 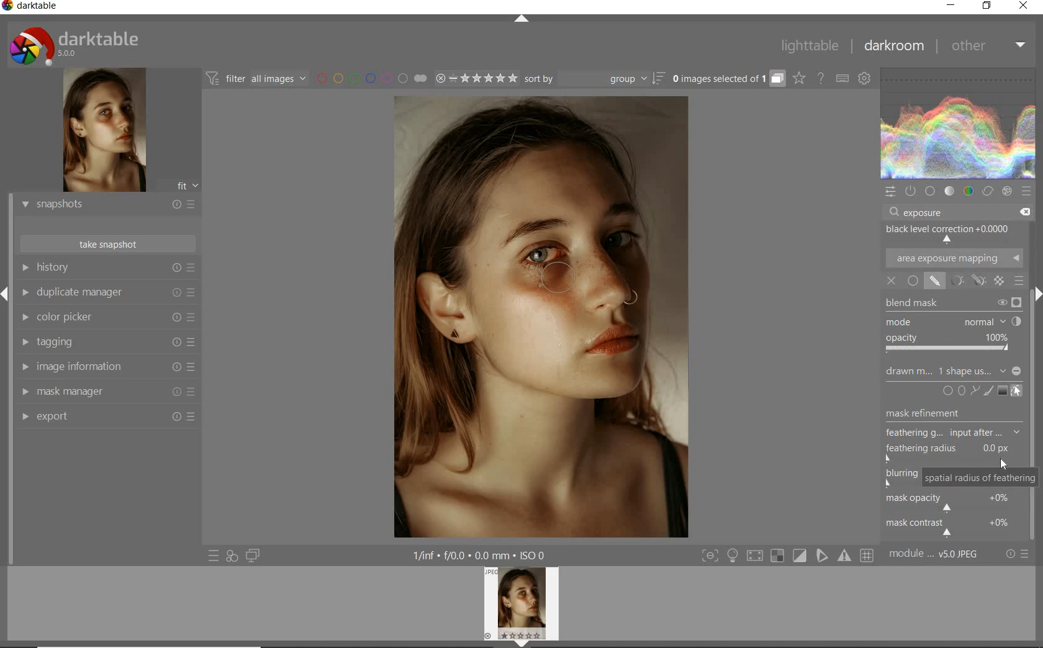 I want to click on quick access panel, so click(x=889, y=192).